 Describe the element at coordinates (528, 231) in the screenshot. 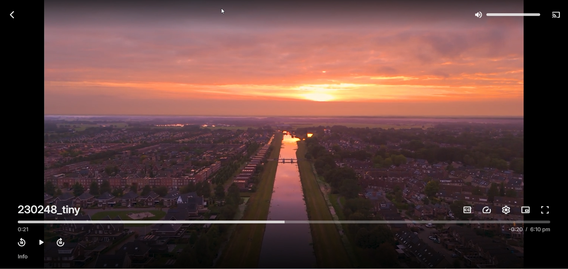

I see `-0:20 / 6:10pm` at that location.